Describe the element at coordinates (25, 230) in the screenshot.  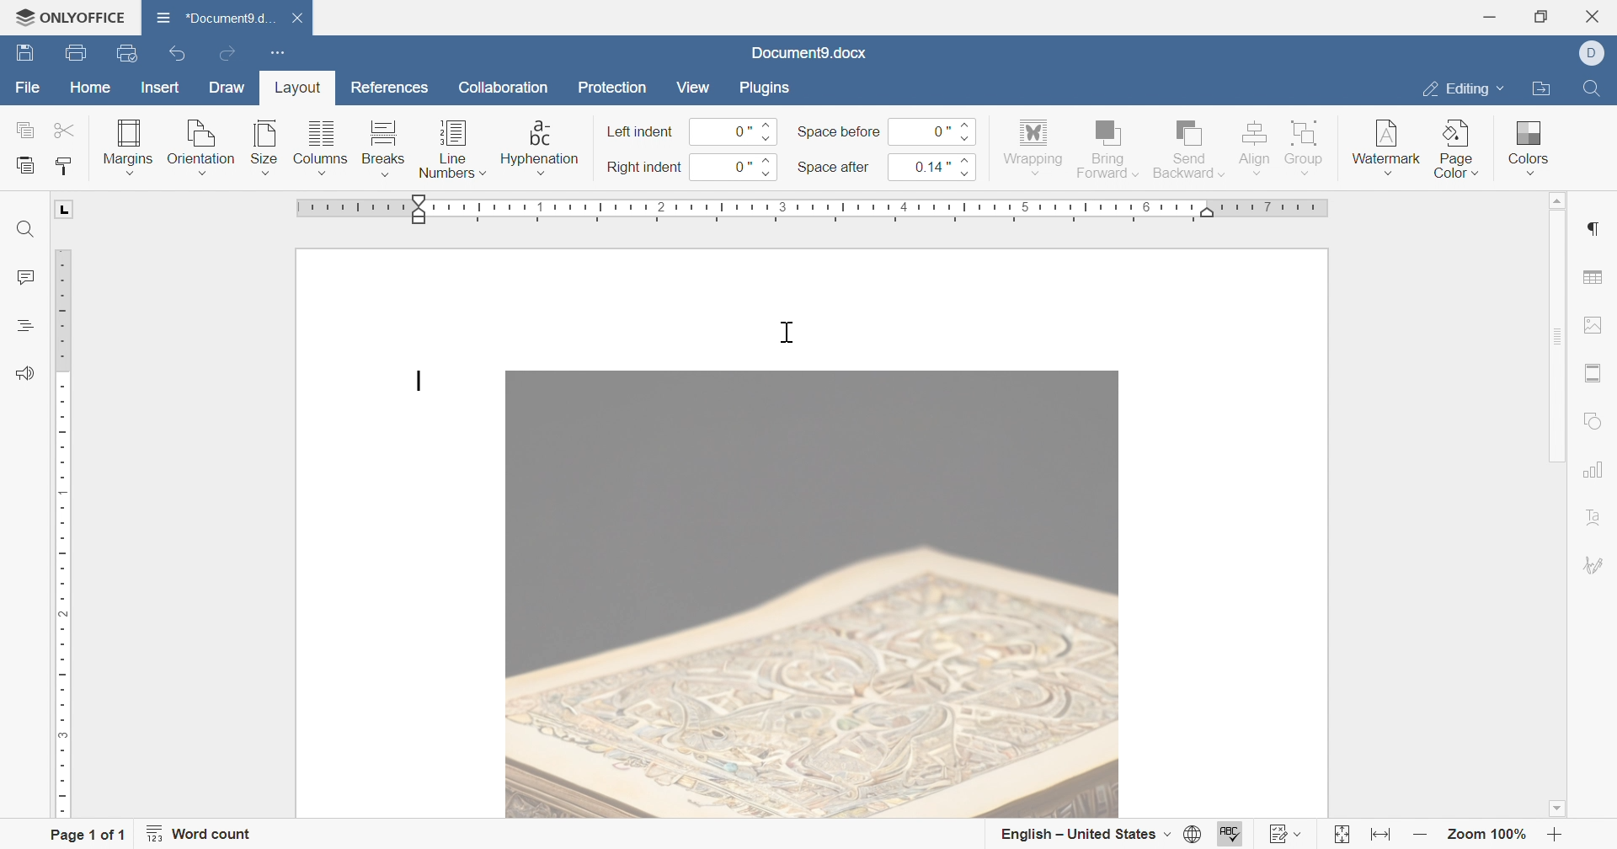
I see `find` at that location.